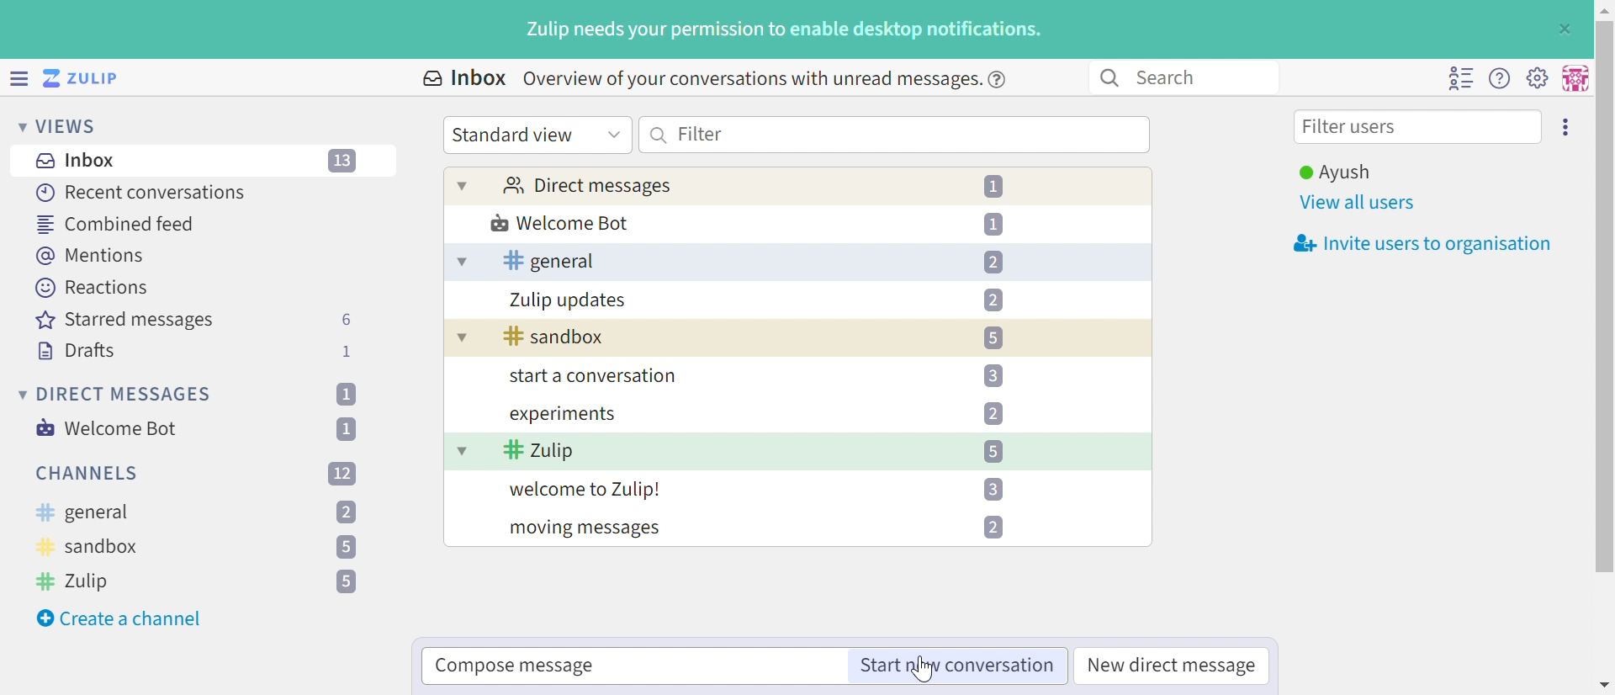 The width and height of the screenshot is (1615, 695). I want to click on Inbox, so click(463, 78).